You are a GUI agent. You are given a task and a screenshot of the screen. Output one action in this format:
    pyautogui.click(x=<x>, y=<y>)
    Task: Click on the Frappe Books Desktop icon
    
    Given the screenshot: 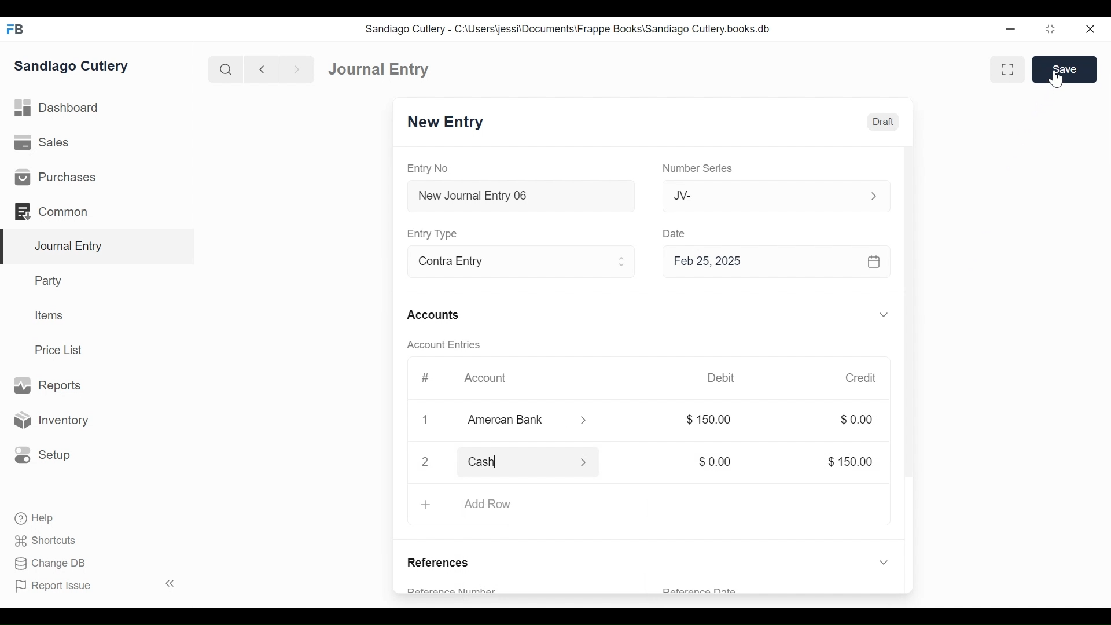 What is the action you would take?
    pyautogui.click(x=16, y=30)
    